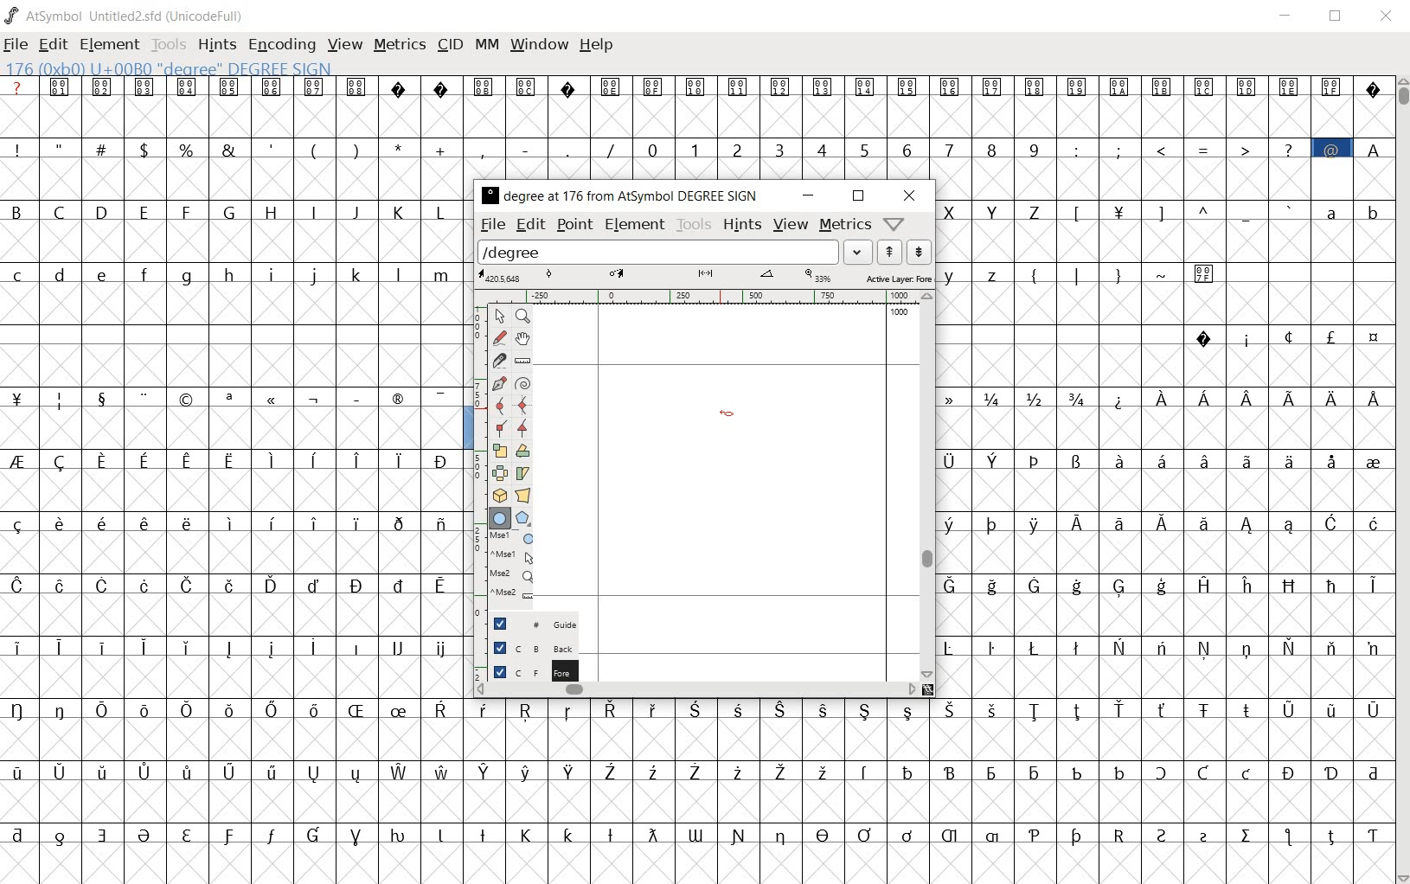 This screenshot has height=884, width=1410. I want to click on skew the selection, so click(522, 473).